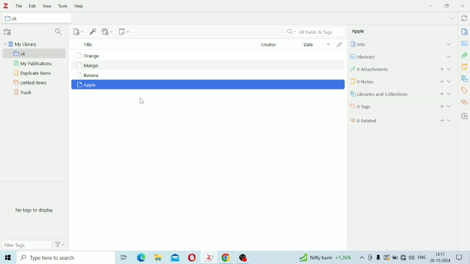 Image resolution: width=470 pixels, height=264 pixels. Describe the element at coordinates (207, 55) in the screenshot. I see `Orange` at that location.